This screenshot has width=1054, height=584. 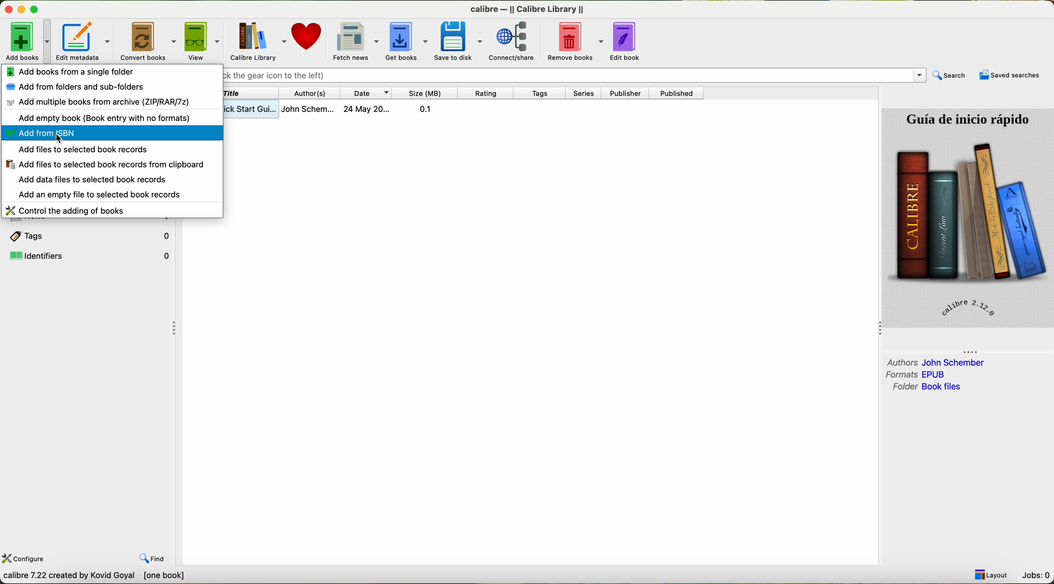 I want to click on folder, so click(x=926, y=387).